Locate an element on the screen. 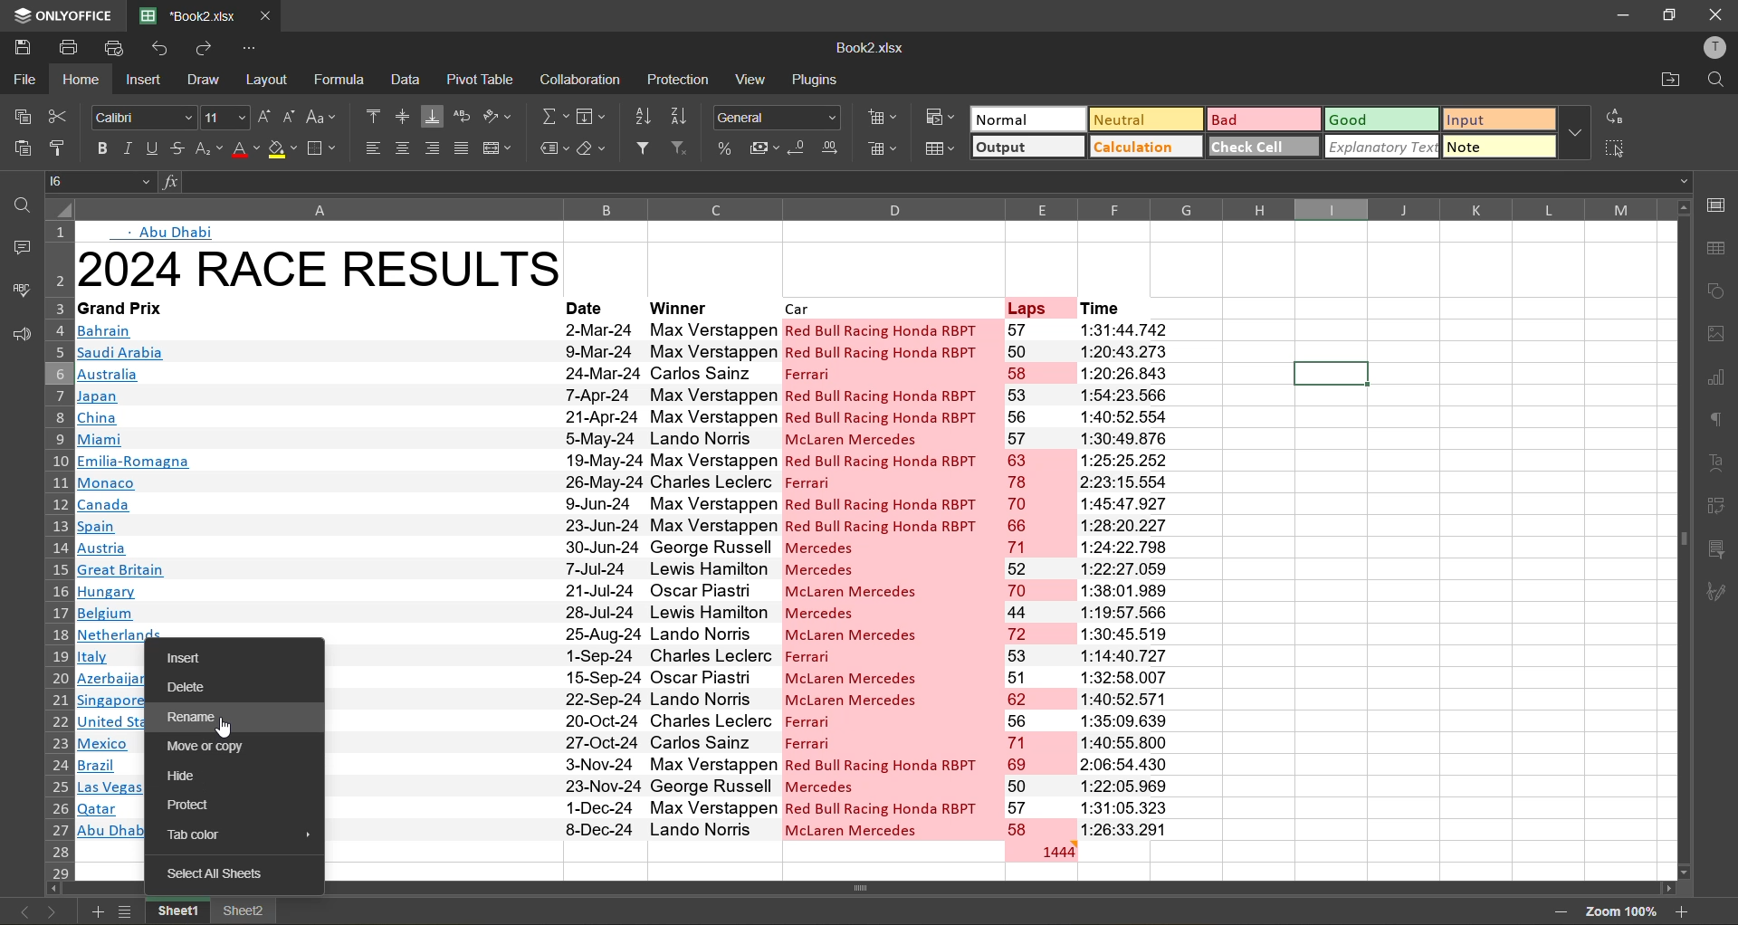  select all sheets is located at coordinates (211, 875).